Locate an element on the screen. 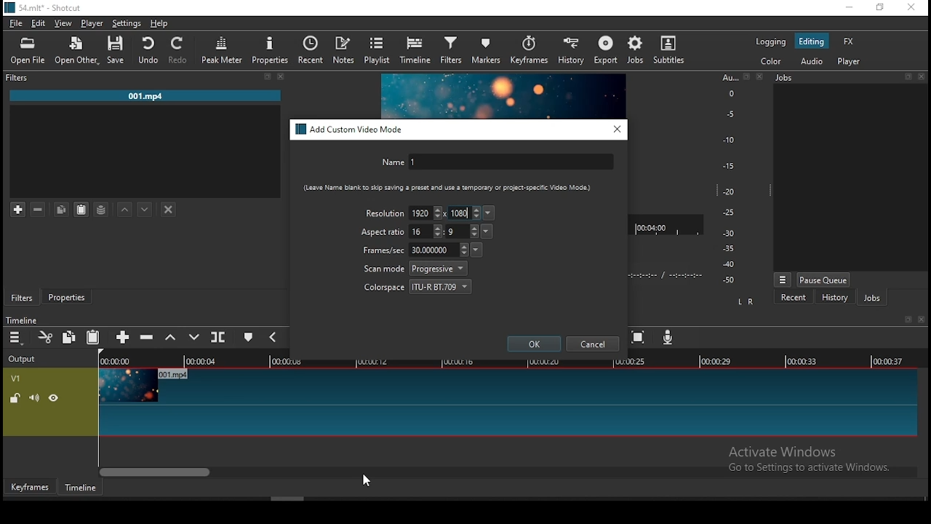  timeline is located at coordinates (417, 50).